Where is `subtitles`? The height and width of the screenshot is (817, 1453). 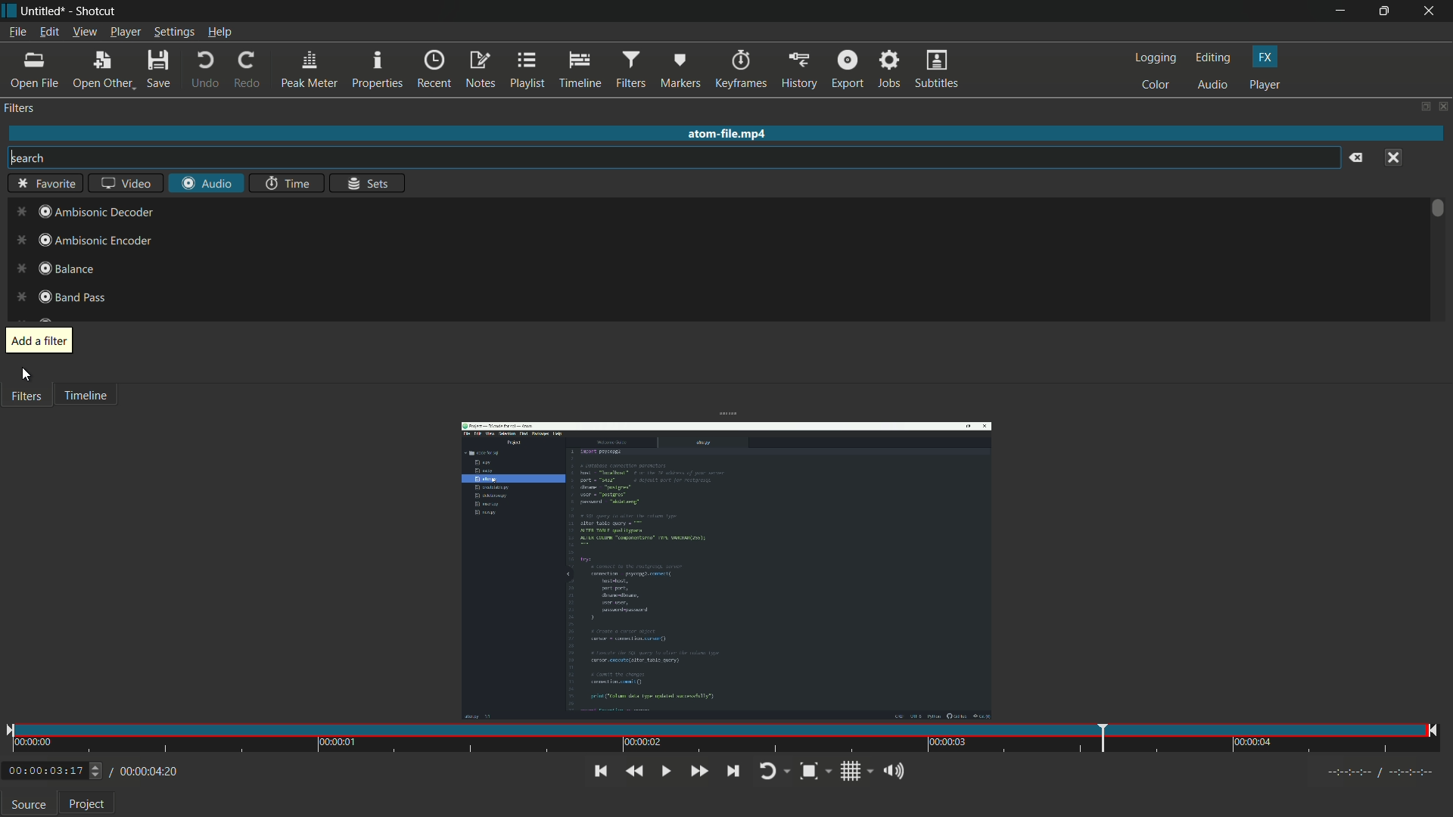
subtitles is located at coordinates (937, 68).